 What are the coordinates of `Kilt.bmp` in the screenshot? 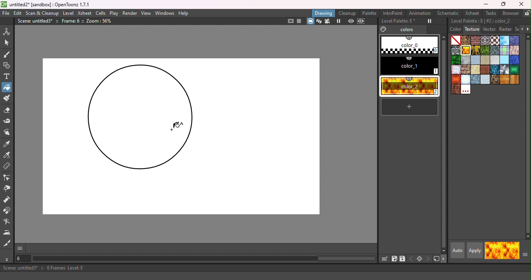 It's located at (504, 50).